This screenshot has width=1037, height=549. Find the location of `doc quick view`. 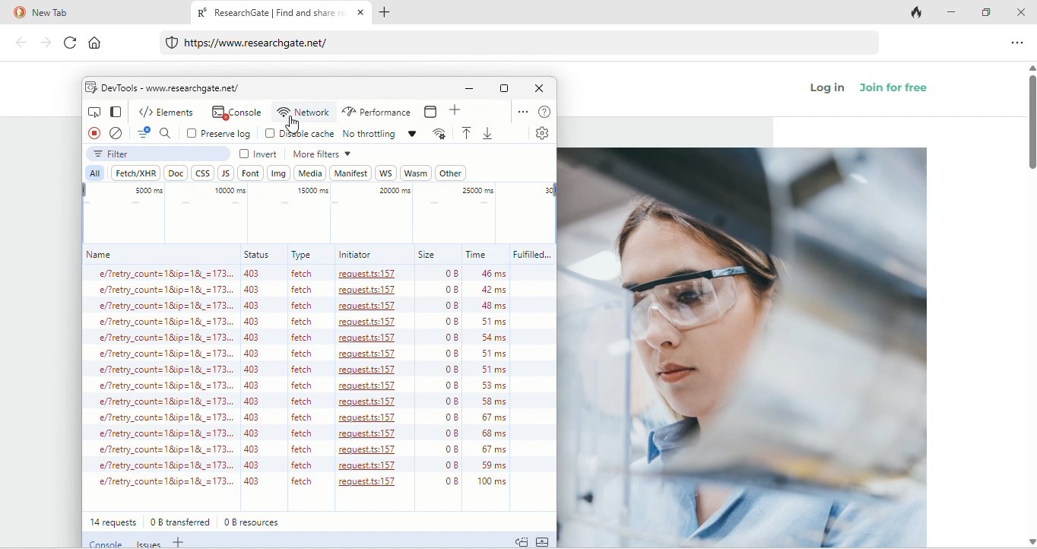

doc quick view is located at coordinates (522, 541).